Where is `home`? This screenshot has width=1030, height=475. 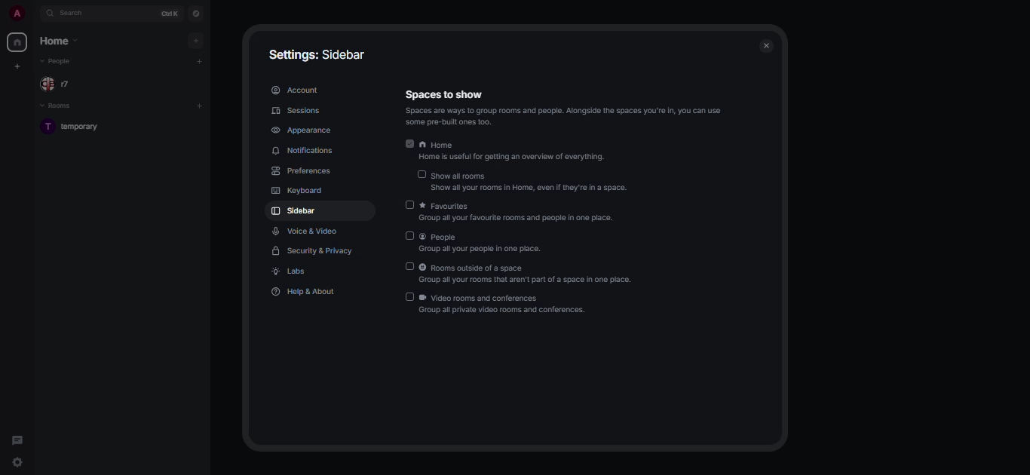
home is located at coordinates (16, 42).